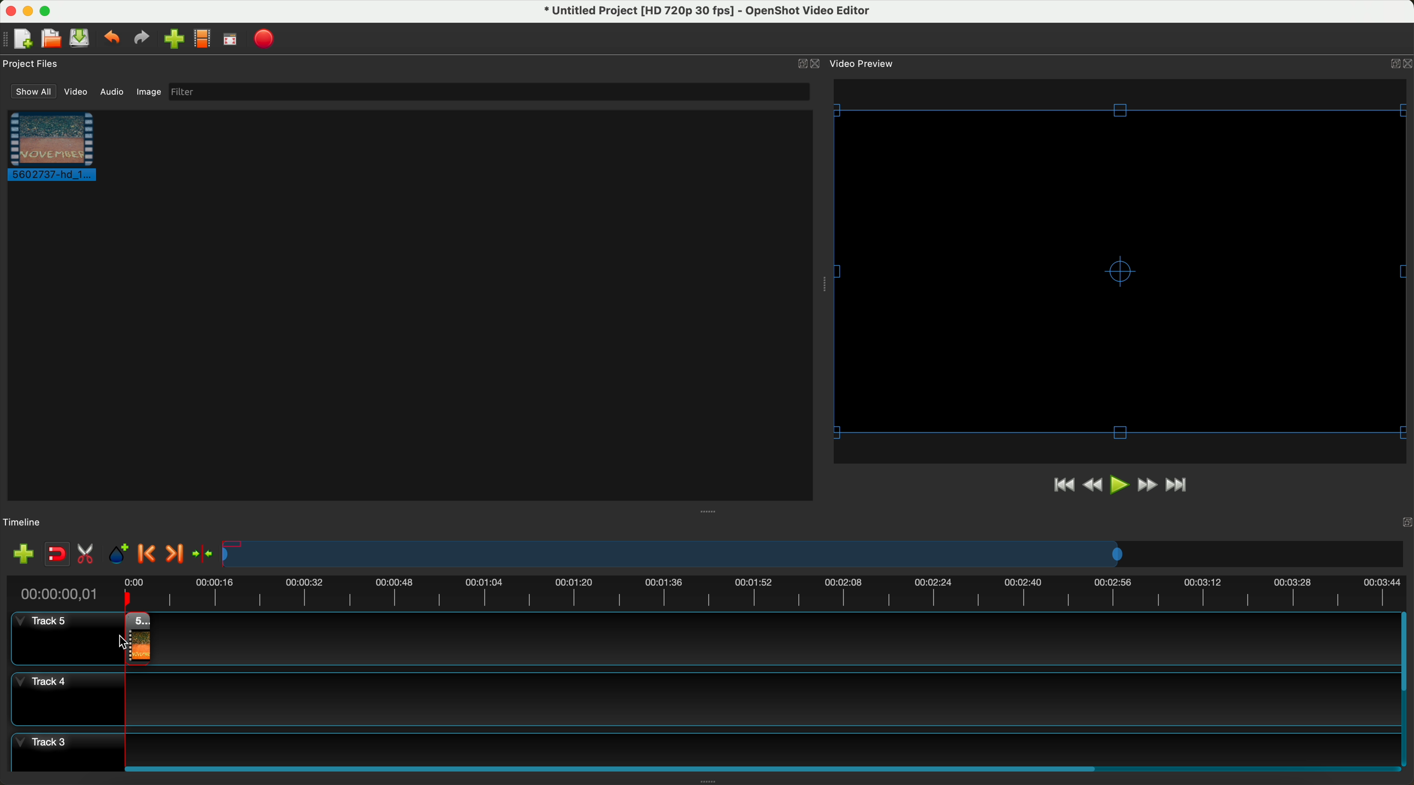  I want to click on import files, so click(173, 39).